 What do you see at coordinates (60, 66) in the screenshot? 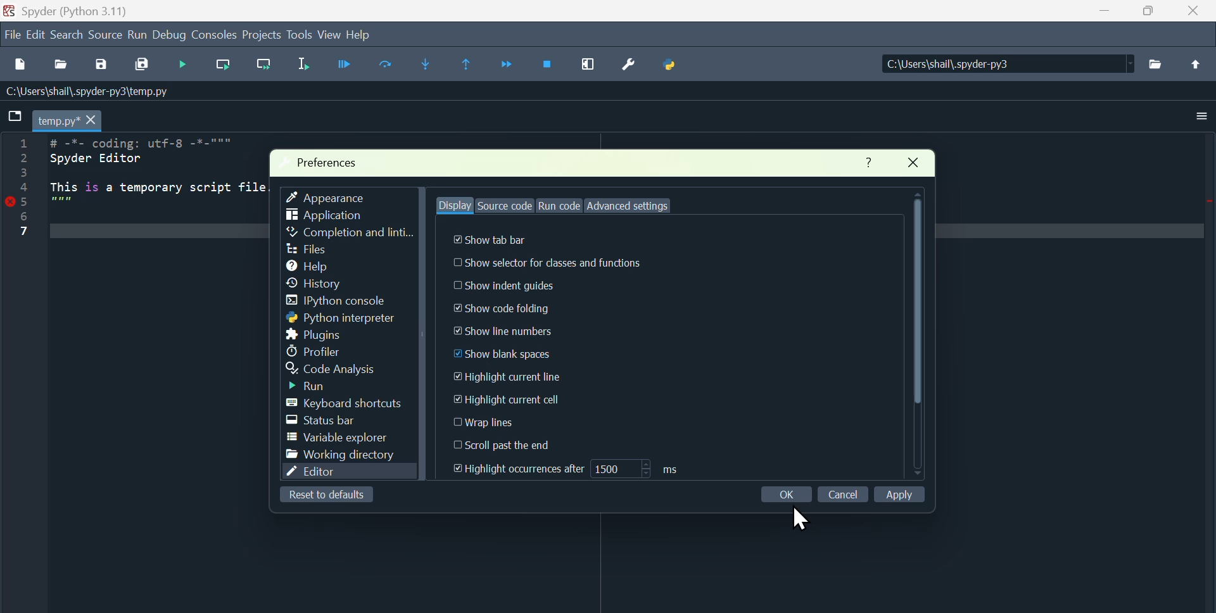
I see `open file` at bounding box center [60, 66].